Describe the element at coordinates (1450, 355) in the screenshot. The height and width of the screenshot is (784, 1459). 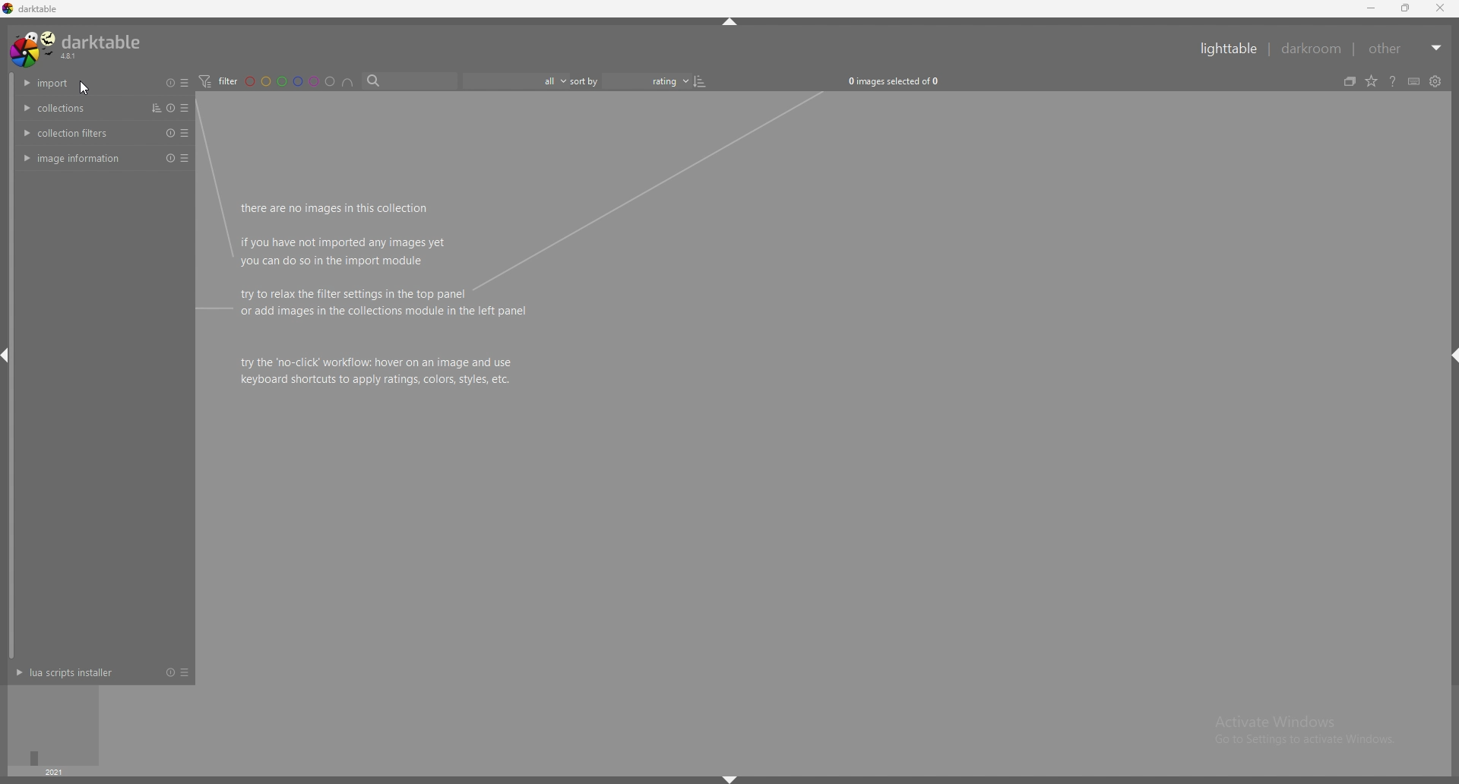
I see `hide` at that location.